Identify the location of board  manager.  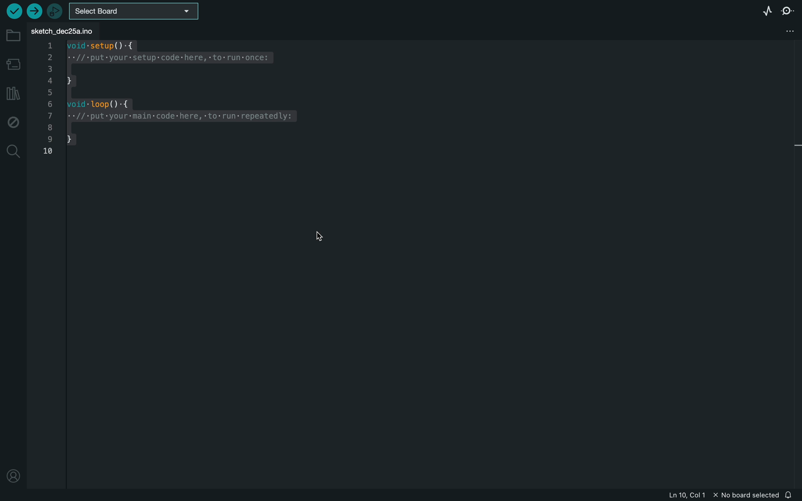
(14, 64).